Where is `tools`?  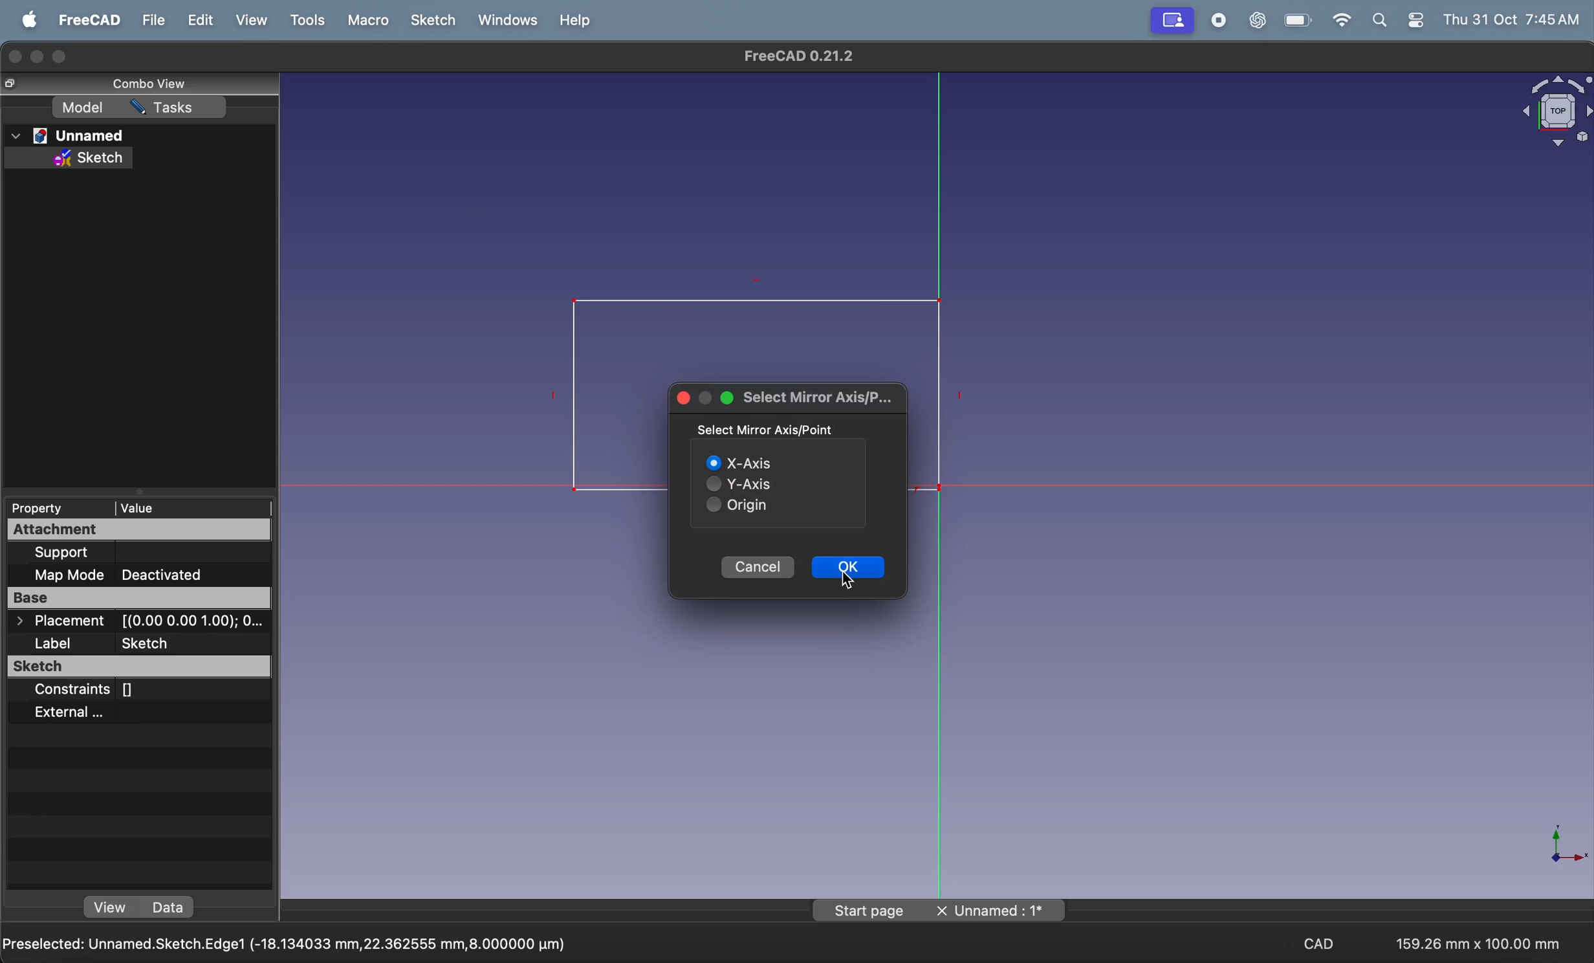 tools is located at coordinates (304, 22).